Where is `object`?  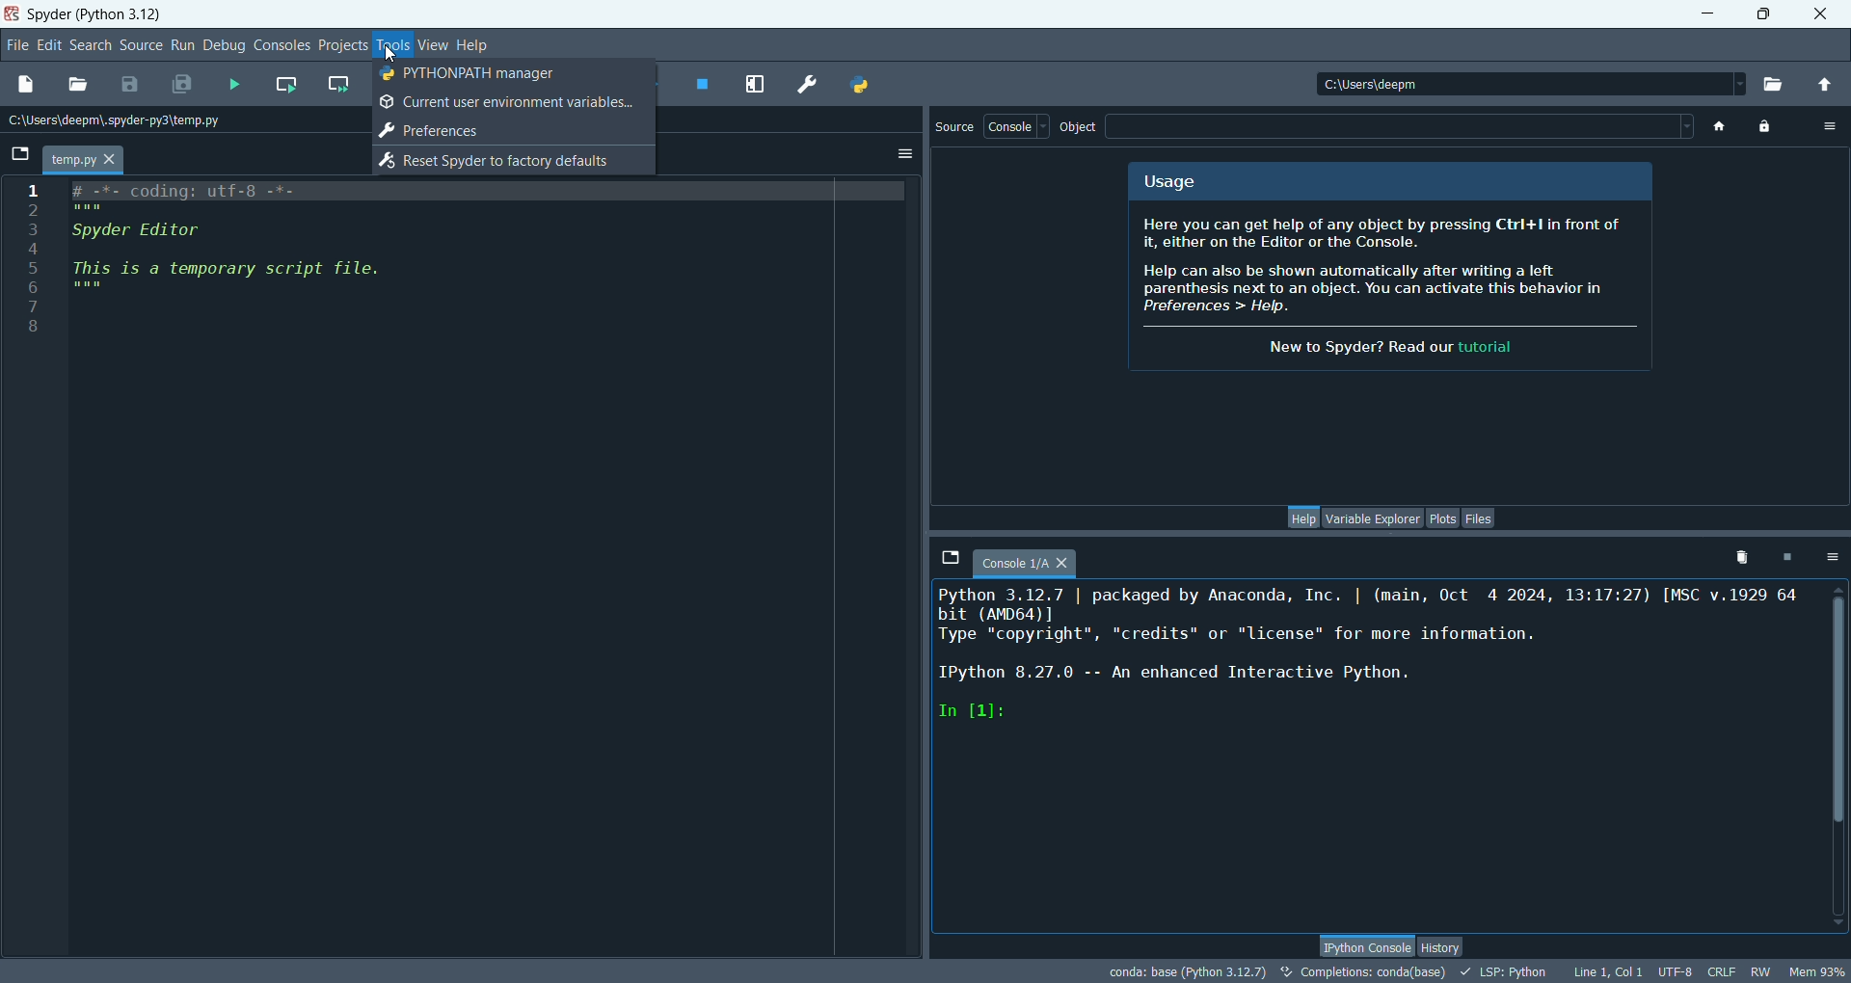 object is located at coordinates (1084, 128).